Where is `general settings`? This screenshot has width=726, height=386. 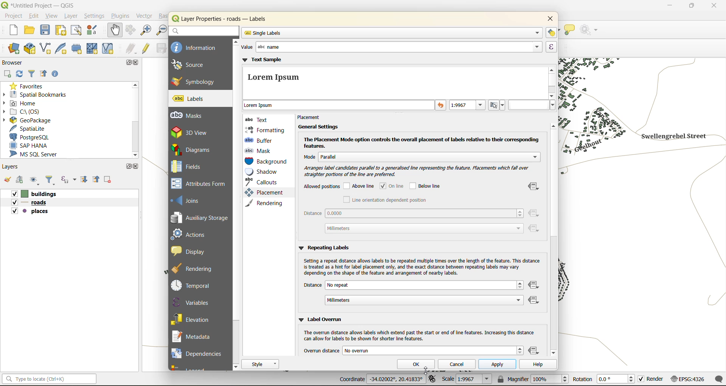 general settings is located at coordinates (317, 127).